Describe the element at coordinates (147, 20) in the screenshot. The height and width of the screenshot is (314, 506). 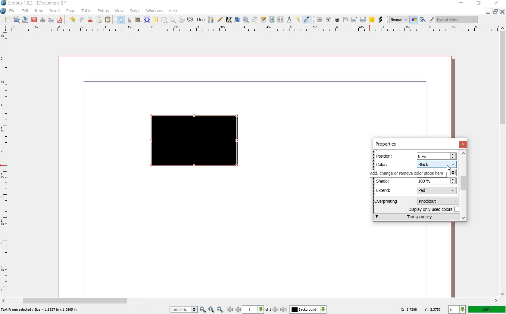
I see `render frame` at that location.